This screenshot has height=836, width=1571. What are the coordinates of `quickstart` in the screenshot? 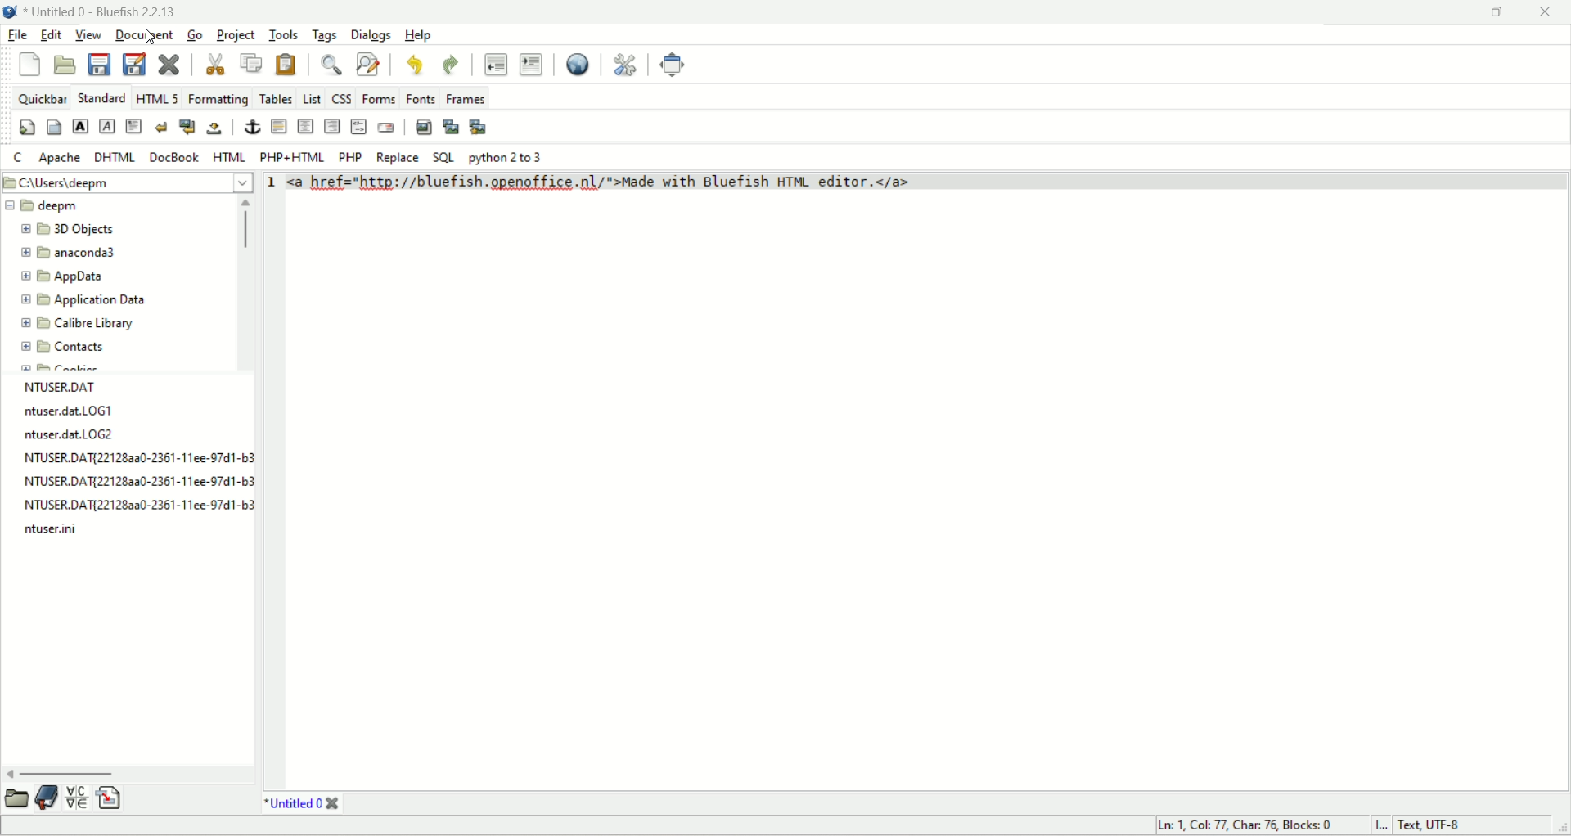 It's located at (26, 128).